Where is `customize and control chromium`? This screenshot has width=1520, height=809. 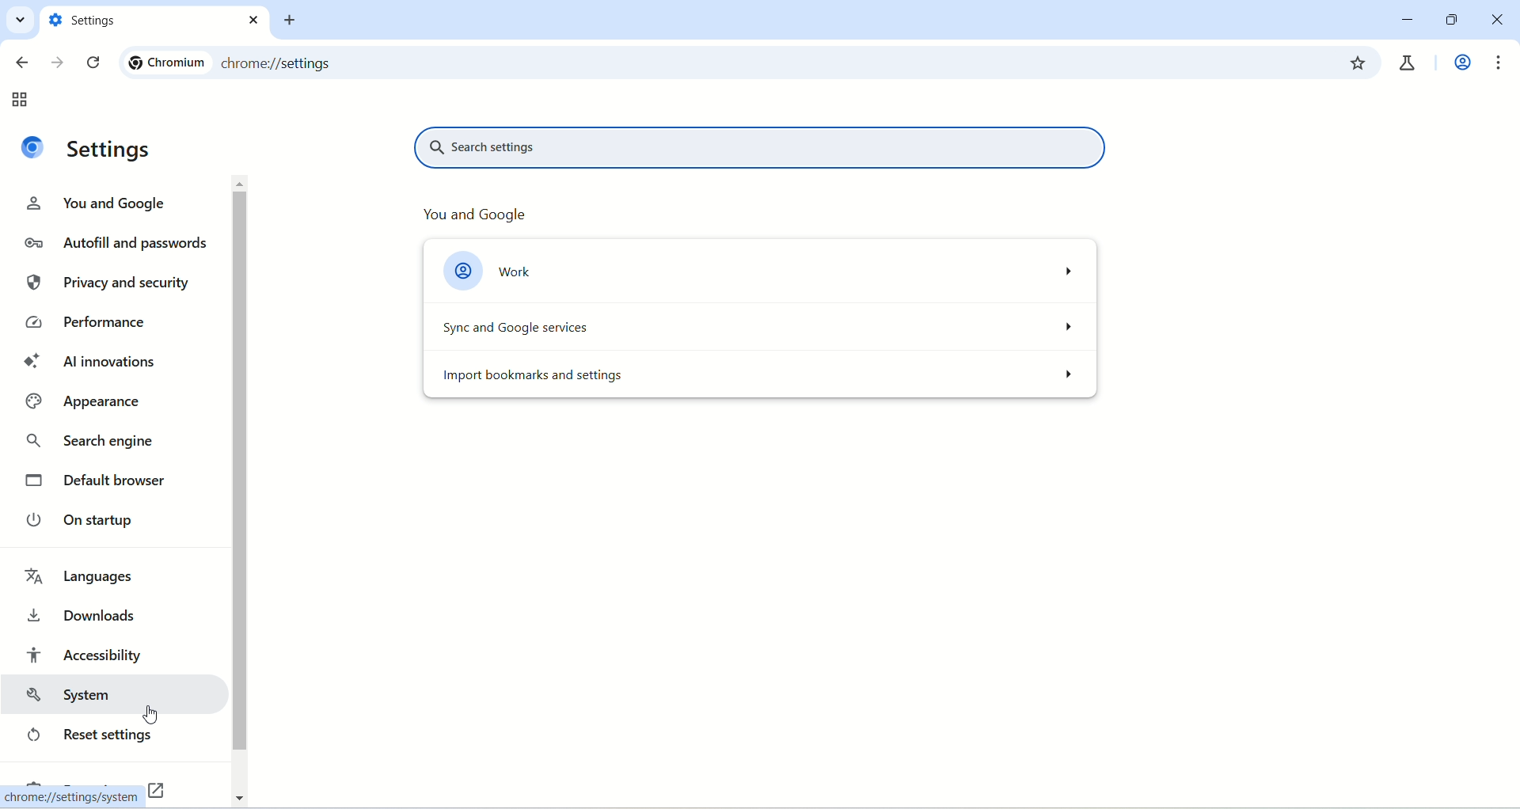
customize and control chromium is located at coordinates (1499, 63).